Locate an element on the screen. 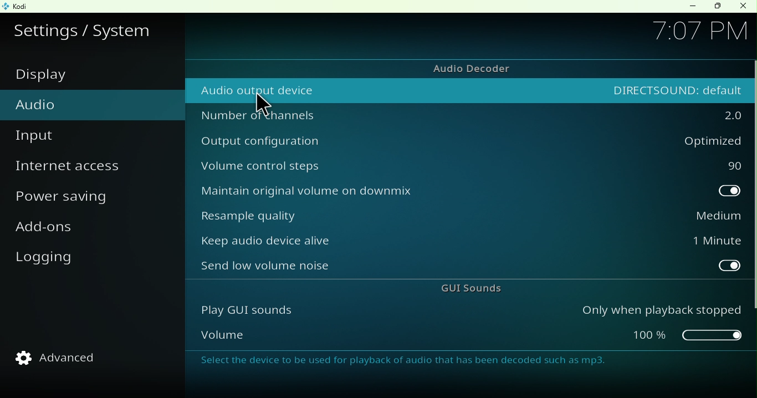  Power saving is located at coordinates (67, 197).